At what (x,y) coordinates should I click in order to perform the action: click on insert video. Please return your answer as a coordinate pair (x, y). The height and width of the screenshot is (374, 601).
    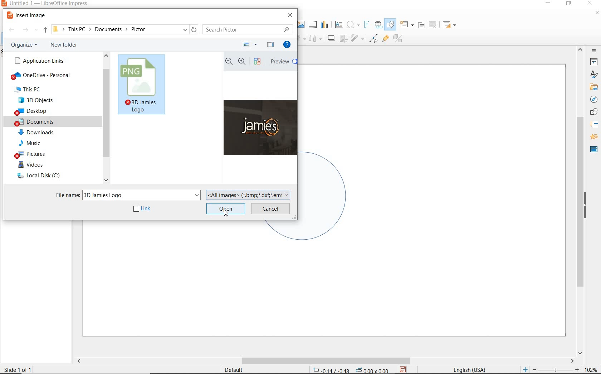
    Looking at the image, I should click on (312, 24).